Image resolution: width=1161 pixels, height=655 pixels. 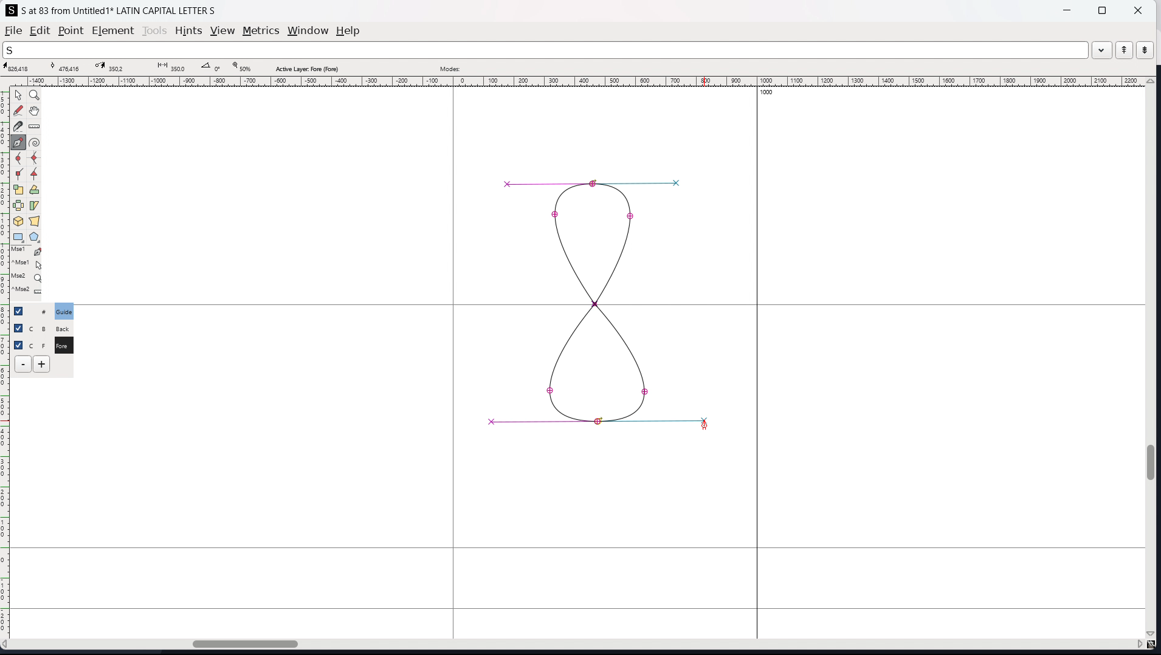 I want to click on add a point then drag out its control points, so click(x=19, y=142).